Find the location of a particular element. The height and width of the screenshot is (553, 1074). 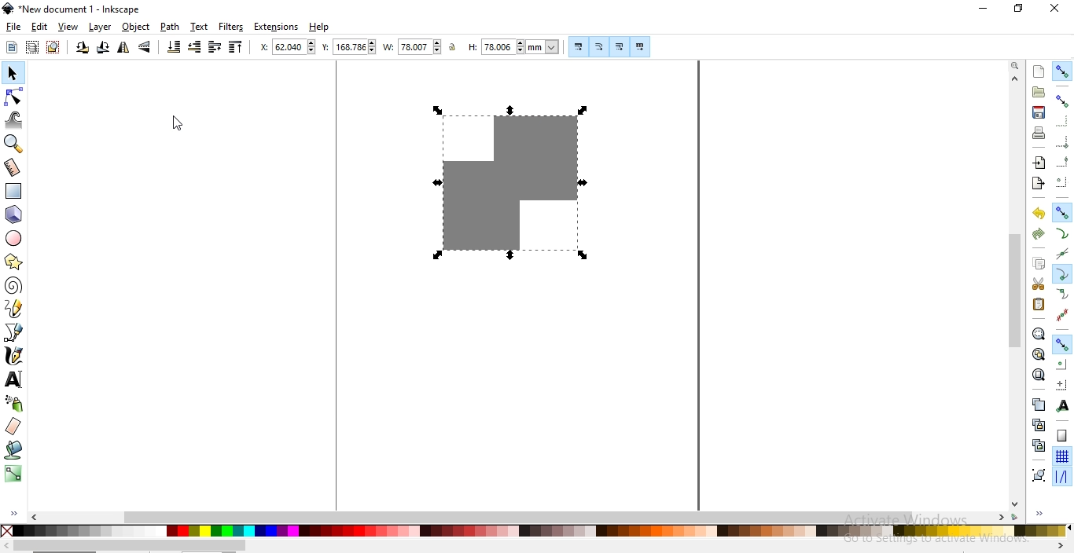

snap midpoints of bounding box edges is located at coordinates (1063, 162).